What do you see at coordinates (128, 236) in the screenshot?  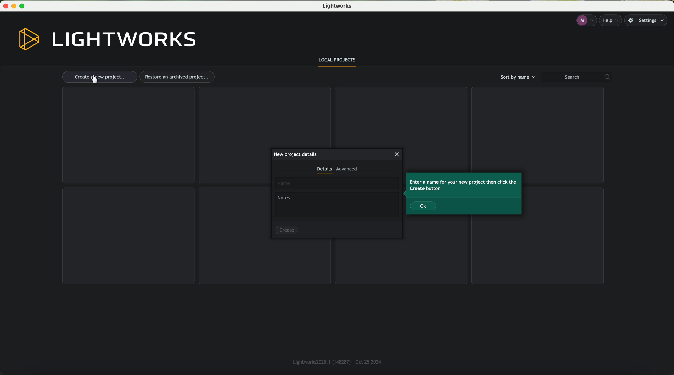 I see `grid` at bounding box center [128, 236].